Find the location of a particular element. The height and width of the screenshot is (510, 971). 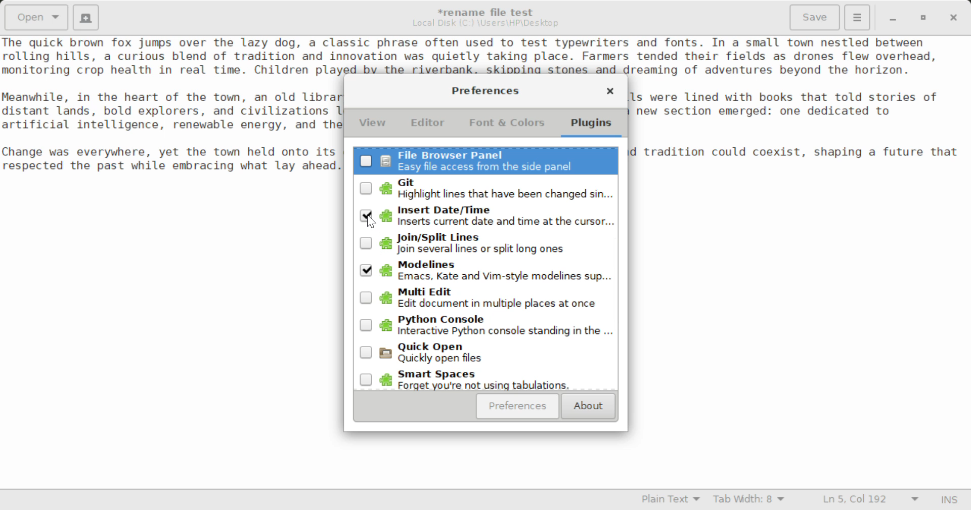

Open Document is located at coordinates (36, 16).